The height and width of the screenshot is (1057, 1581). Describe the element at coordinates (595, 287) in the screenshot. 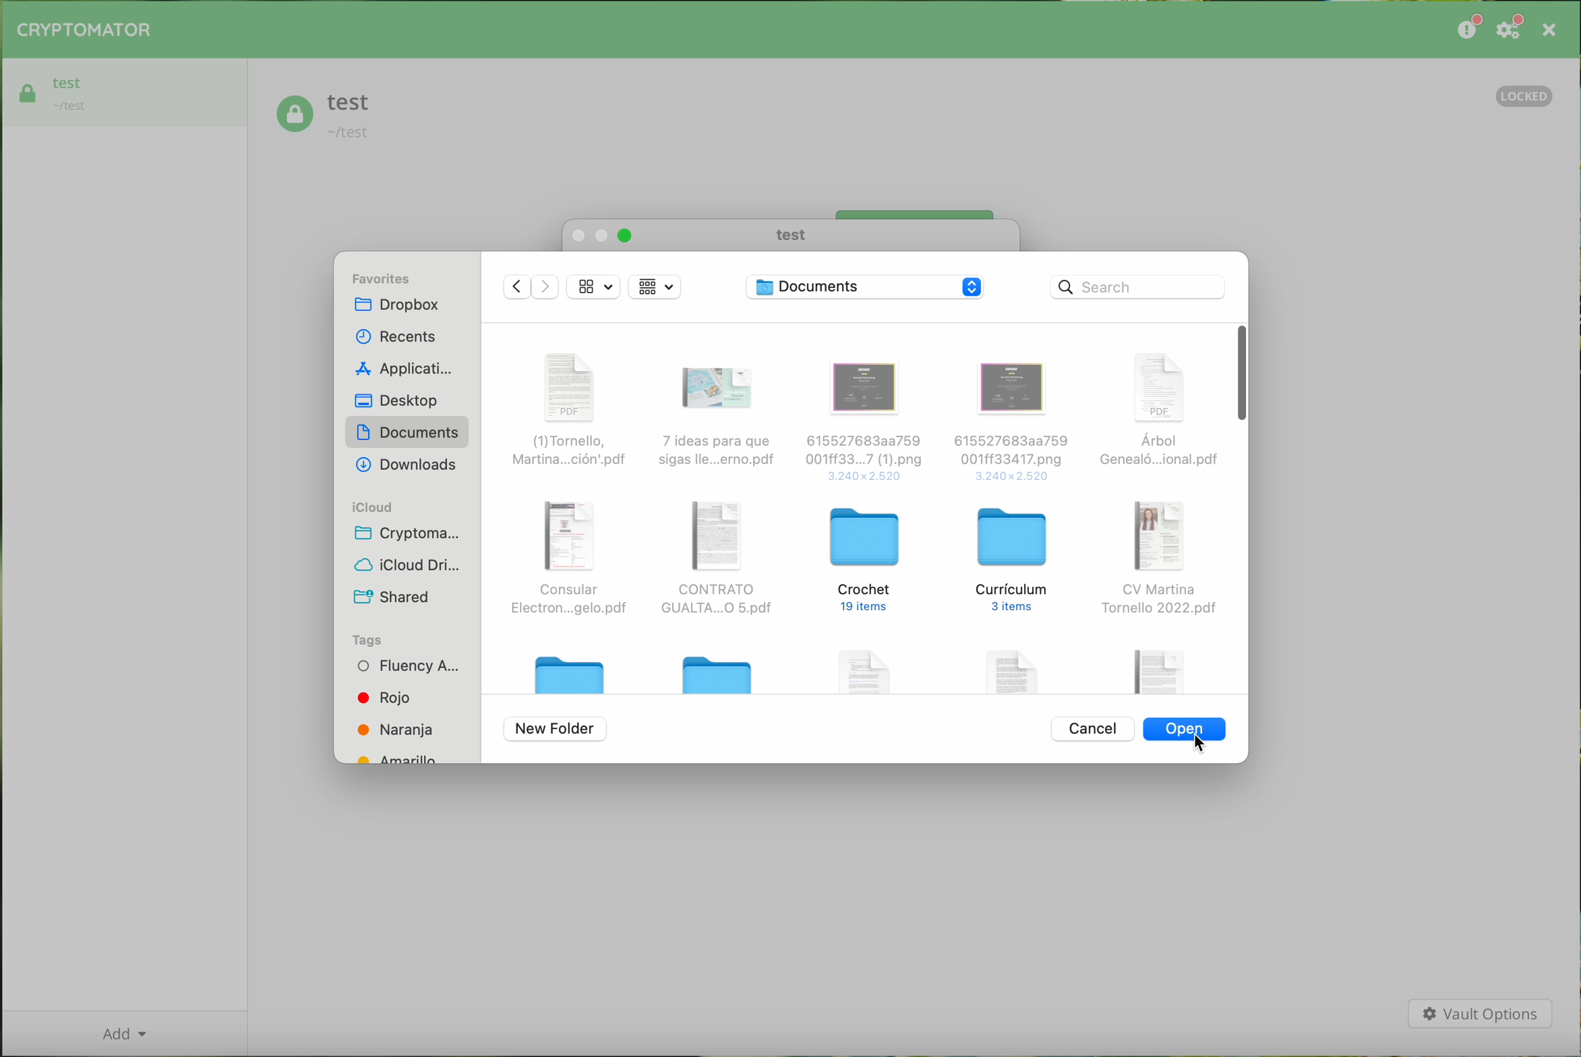

I see `grid view` at that location.